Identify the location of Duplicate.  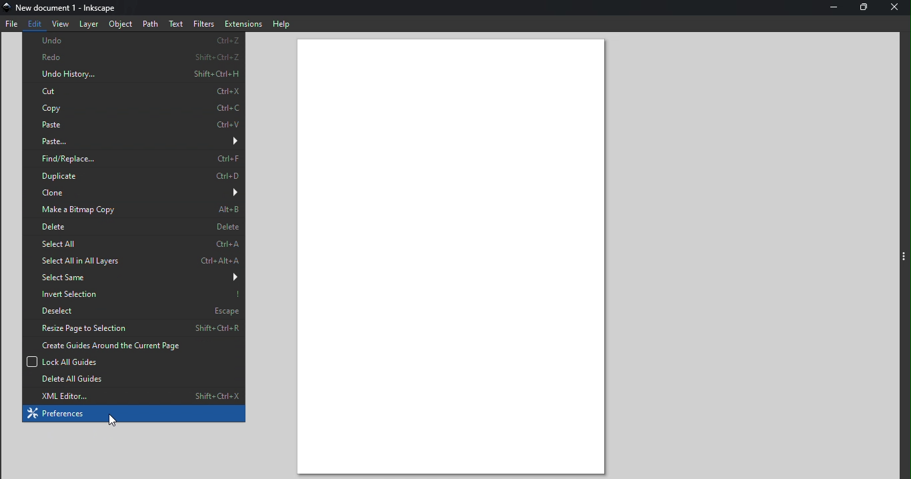
(136, 176).